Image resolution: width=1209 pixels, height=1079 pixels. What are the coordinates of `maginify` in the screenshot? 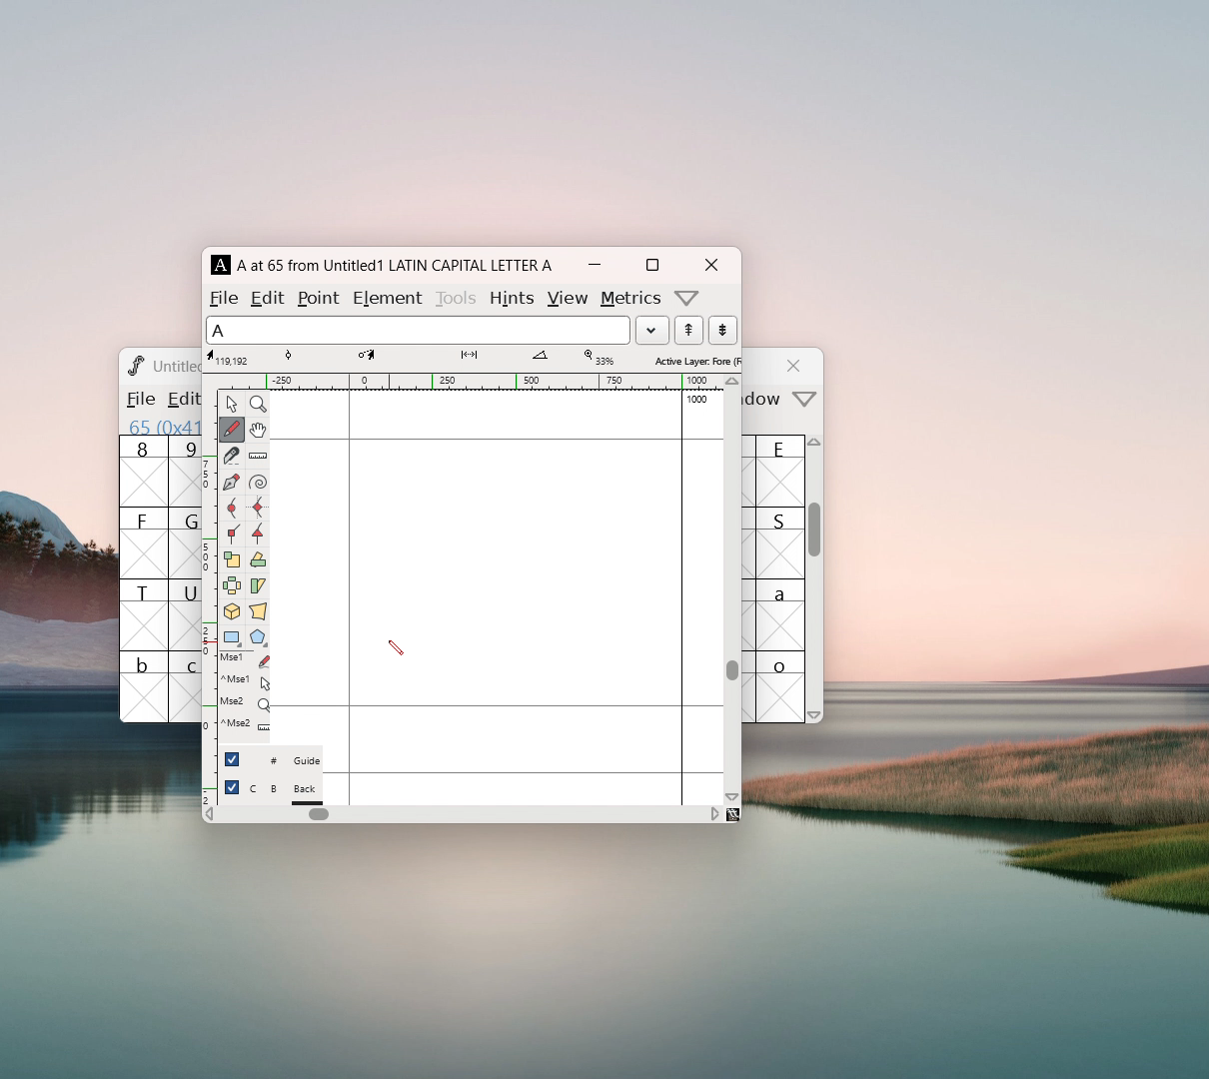 It's located at (258, 404).